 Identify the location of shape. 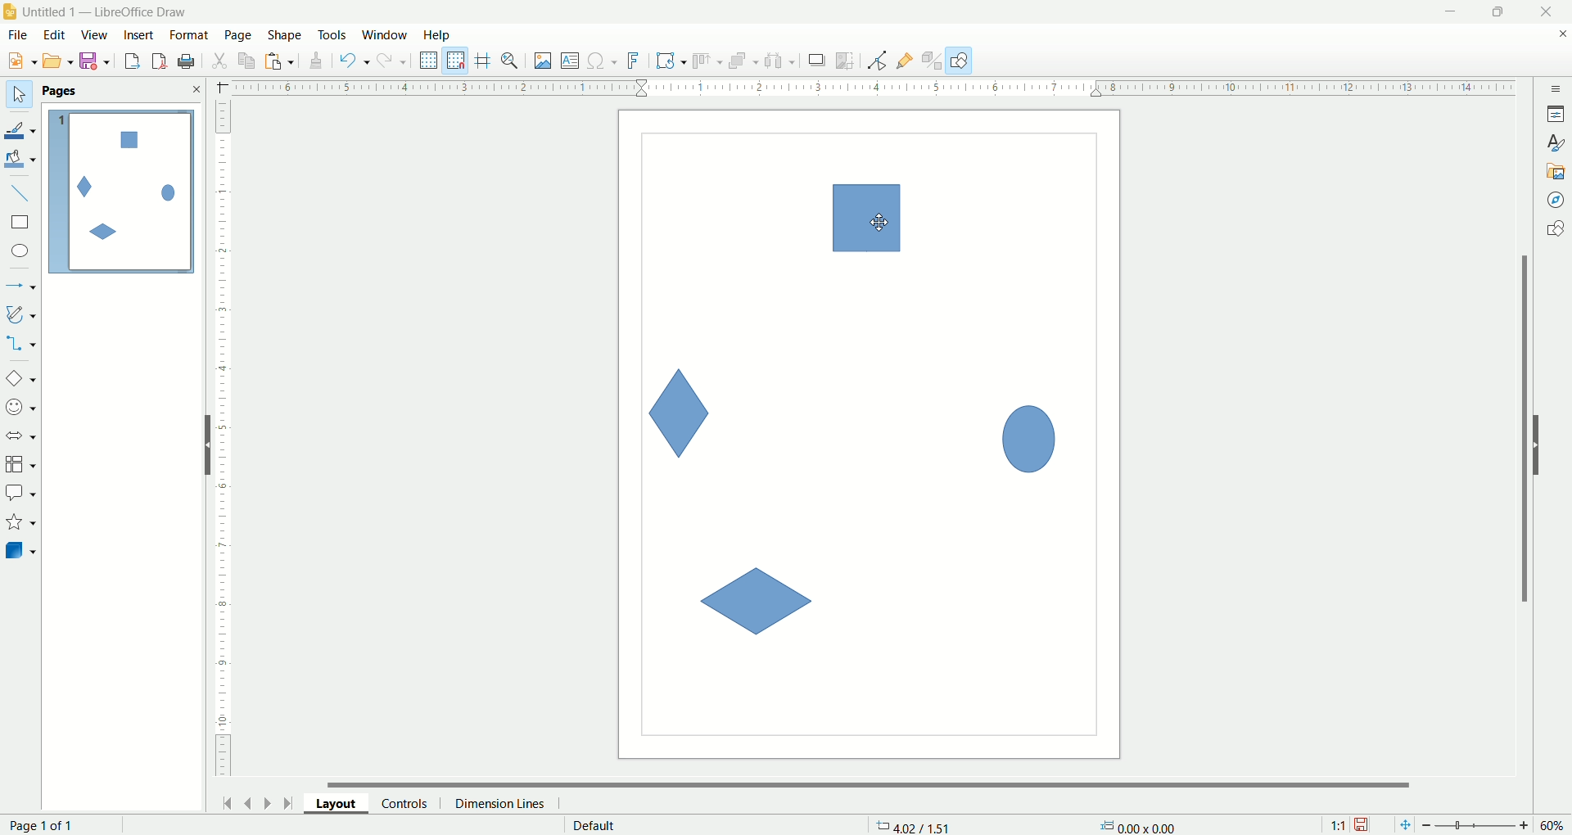
(286, 36).